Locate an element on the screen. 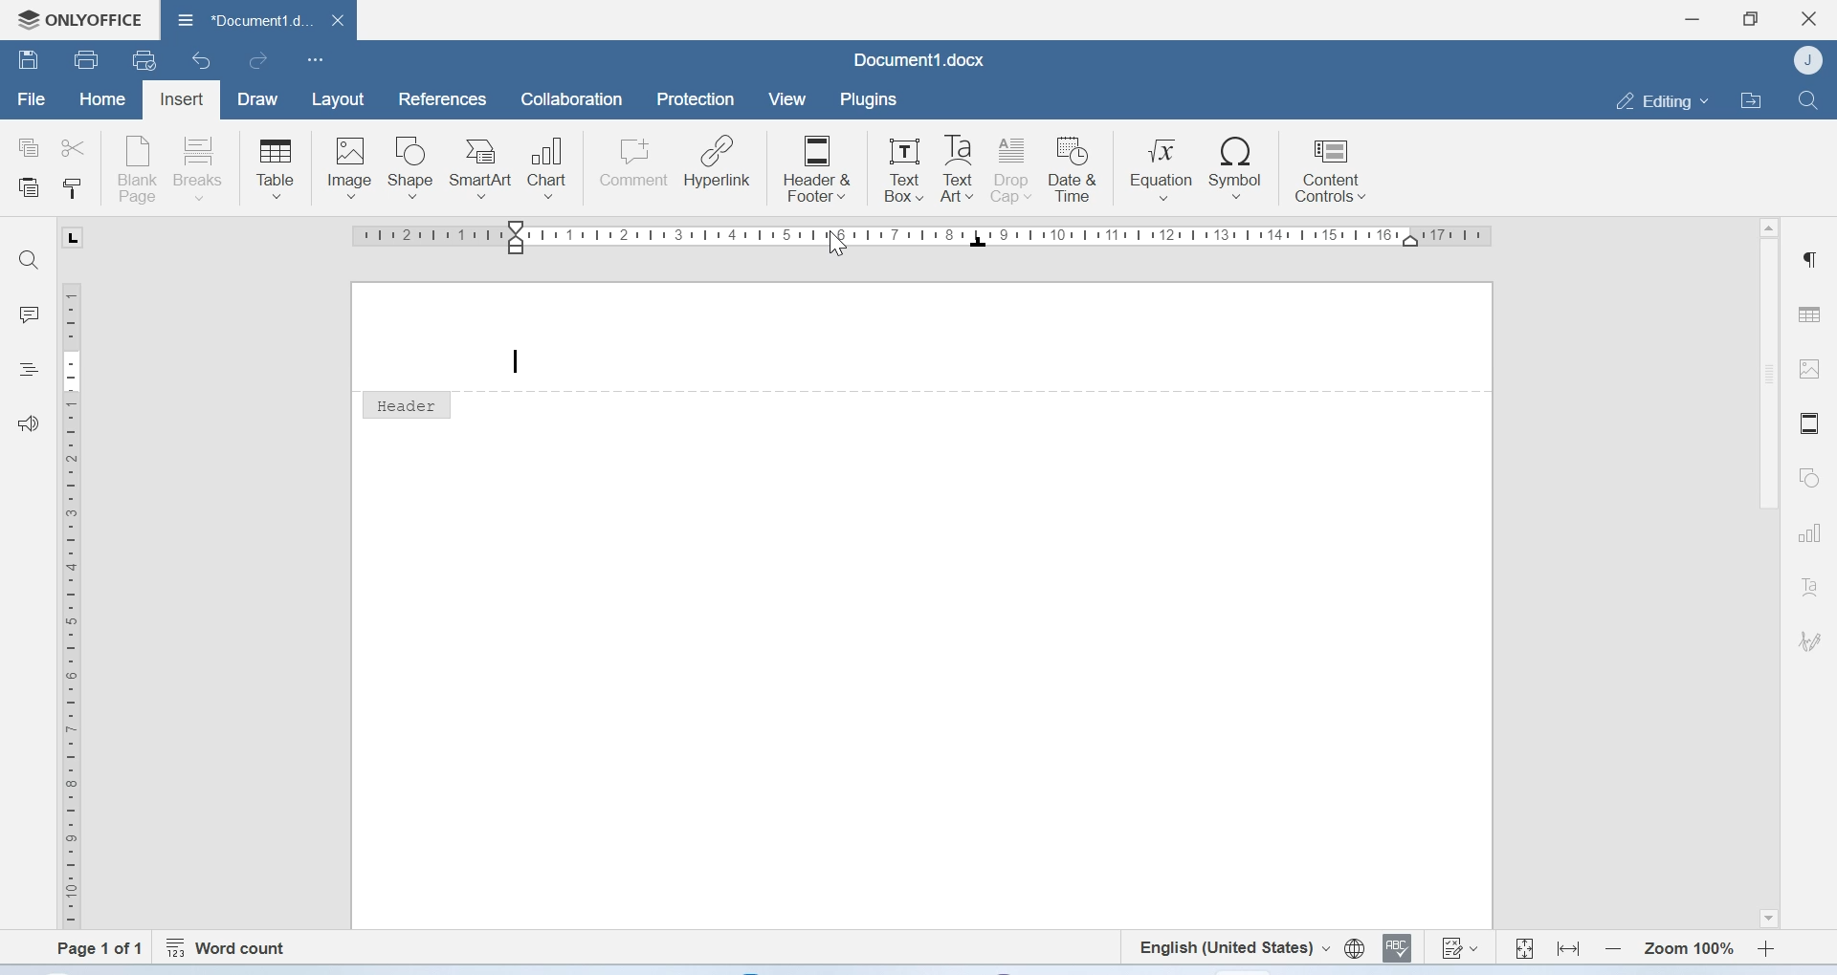 The image size is (1837, 975). Hyperlink is located at coordinates (719, 164).